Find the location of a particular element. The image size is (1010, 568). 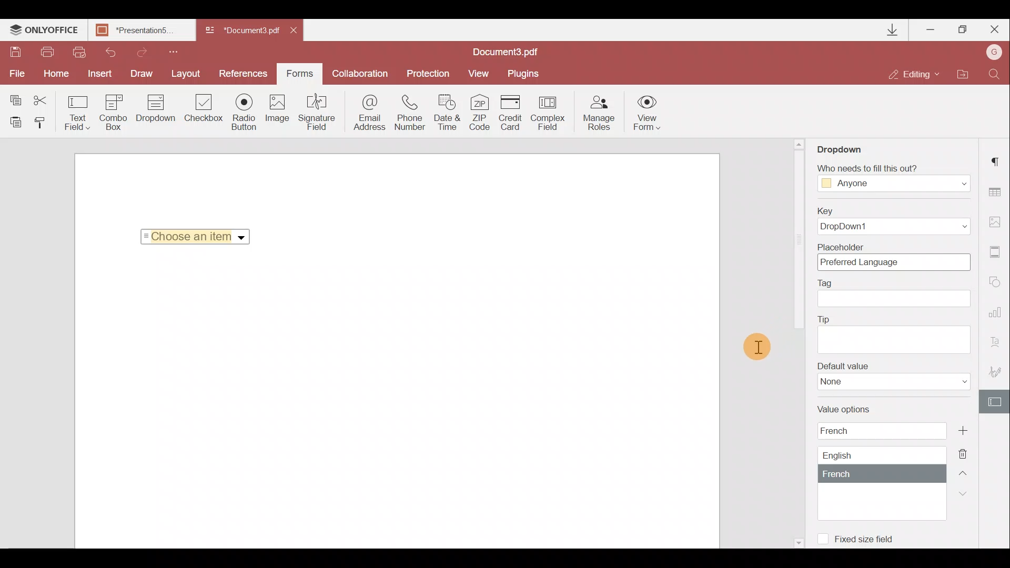

Drop down is located at coordinates (156, 109).